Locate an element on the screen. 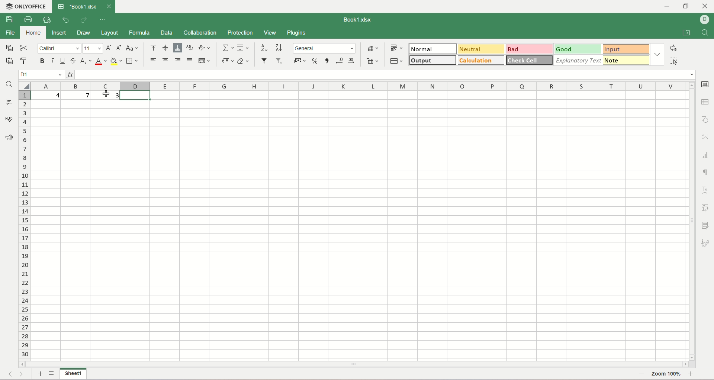 The image size is (714, 380). increase decimal is located at coordinates (353, 61).